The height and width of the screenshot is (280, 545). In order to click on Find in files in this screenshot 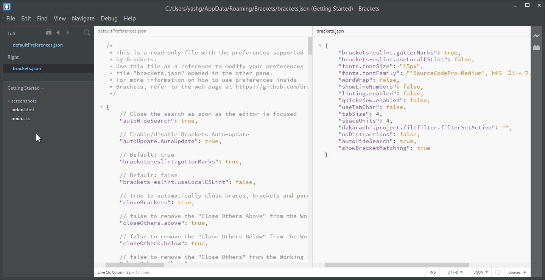, I will do `click(87, 33)`.